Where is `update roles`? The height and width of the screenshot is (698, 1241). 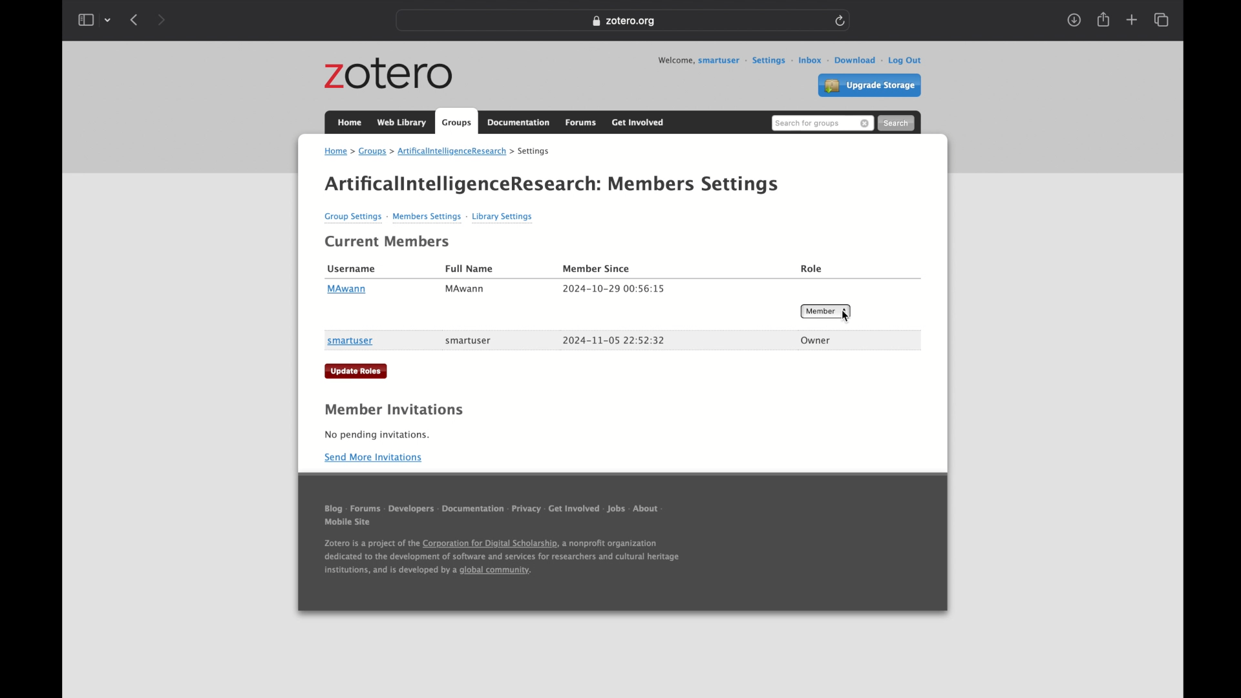 update roles is located at coordinates (357, 371).